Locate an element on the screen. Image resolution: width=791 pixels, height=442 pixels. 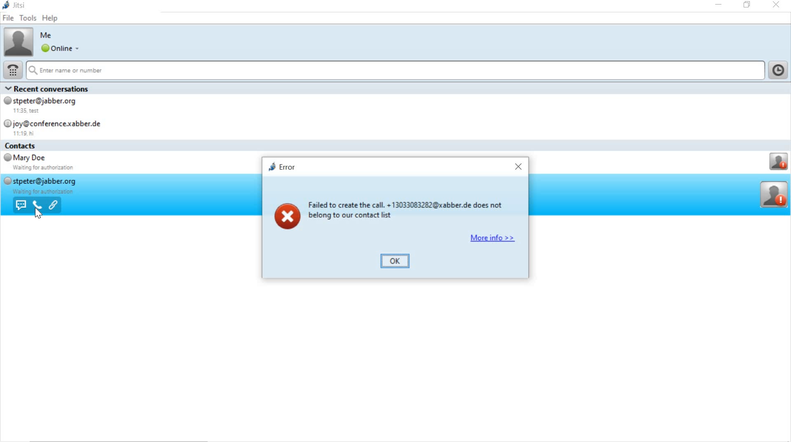
close is located at coordinates (777, 5).